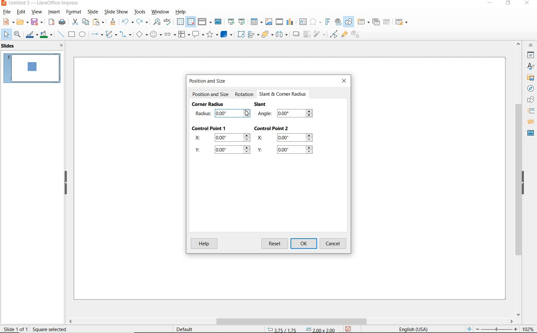  I want to click on SLANT & CORNER RADIUS, so click(283, 94).